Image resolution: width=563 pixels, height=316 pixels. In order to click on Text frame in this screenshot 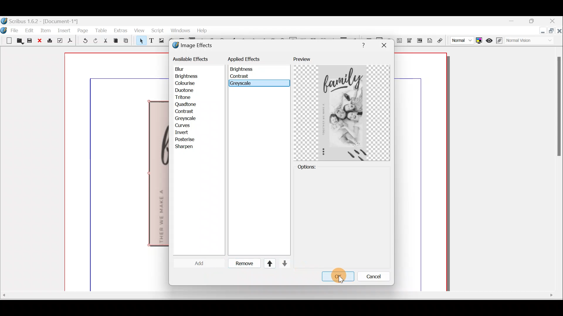, I will do `click(152, 41)`.